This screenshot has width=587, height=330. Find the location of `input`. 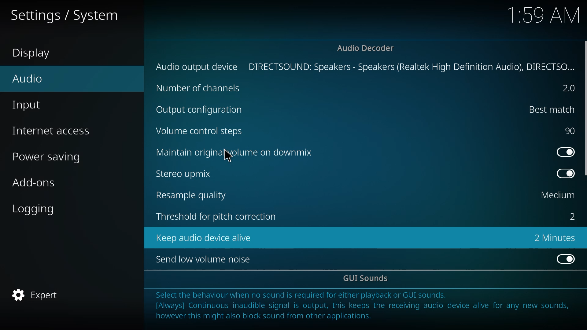

input is located at coordinates (28, 105).